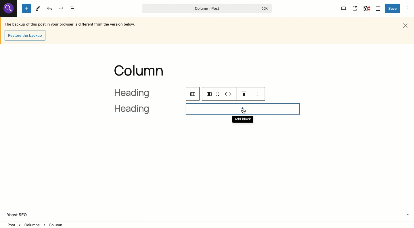  I want to click on , so click(8, 9).